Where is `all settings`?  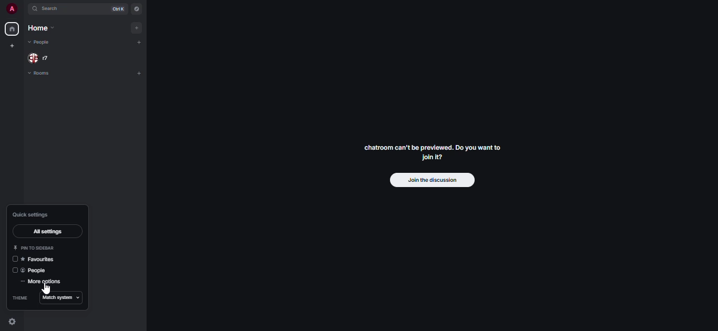
all settings is located at coordinates (49, 232).